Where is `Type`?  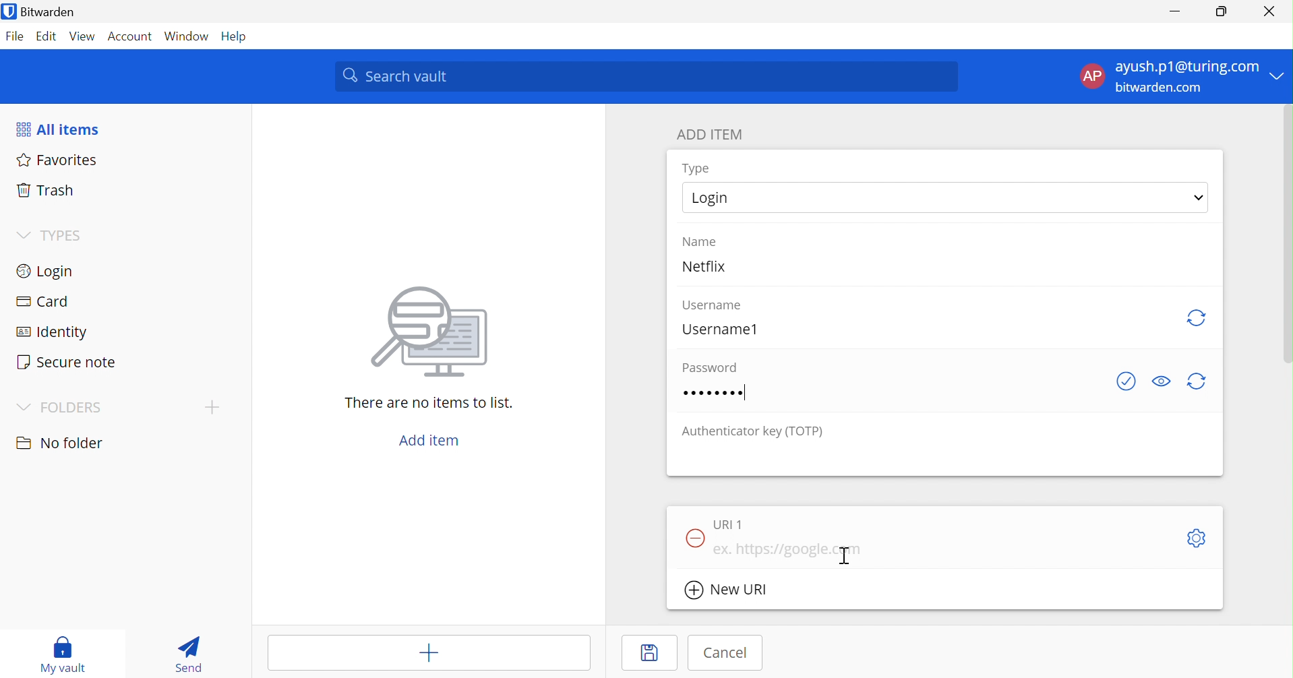
Type is located at coordinates (695, 168).